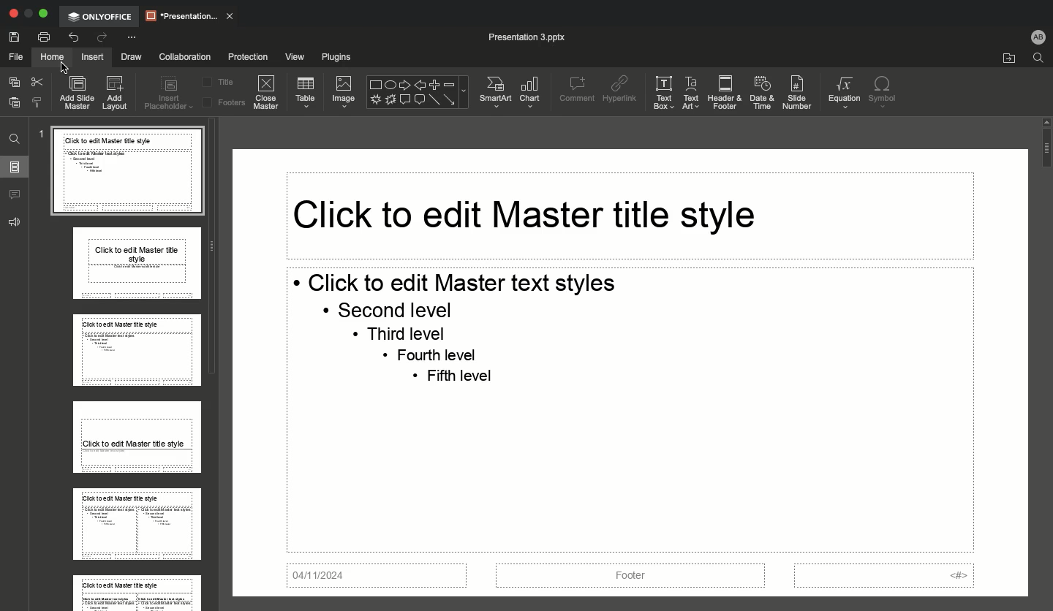 The width and height of the screenshot is (1053, 611). Describe the element at coordinates (375, 99) in the screenshot. I see `Explosion 1` at that location.